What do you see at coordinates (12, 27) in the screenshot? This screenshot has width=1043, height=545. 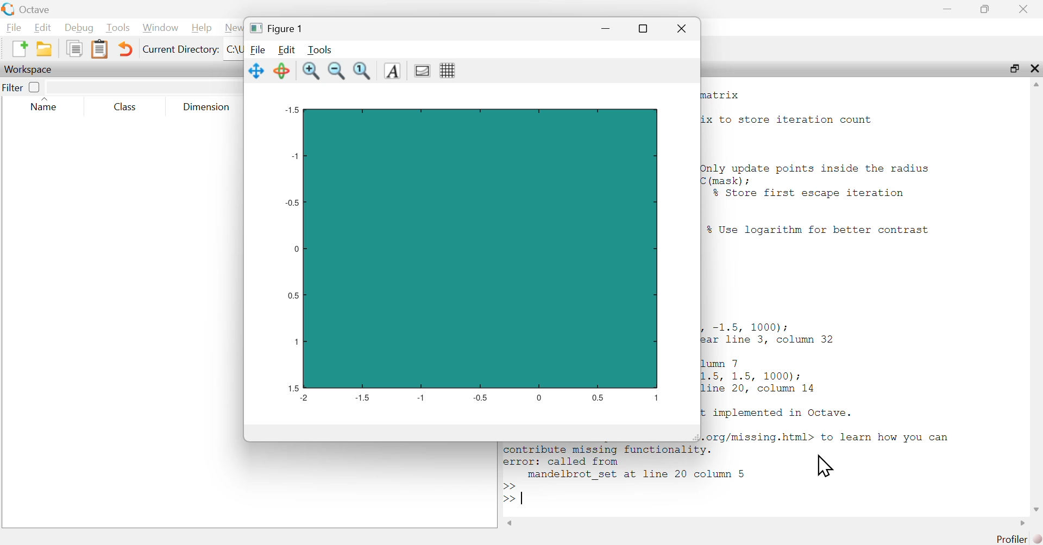 I see `File` at bounding box center [12, 27].